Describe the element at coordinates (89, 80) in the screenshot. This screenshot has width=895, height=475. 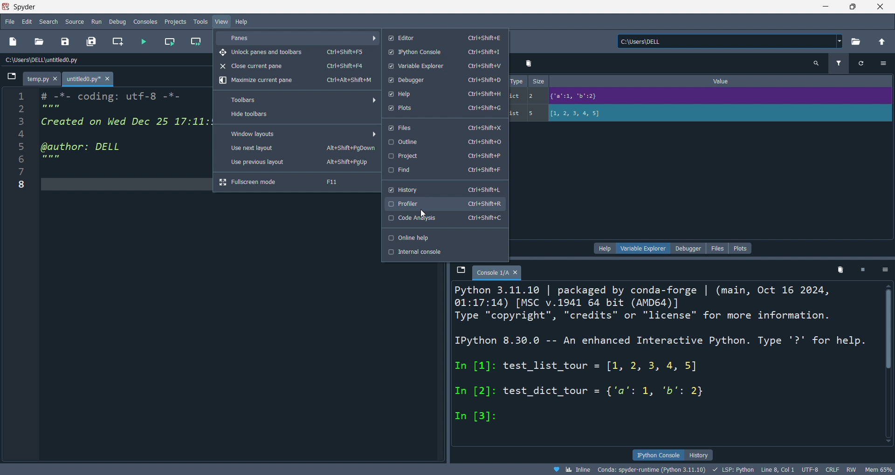
I see `tab - untitled0.py` at that location.